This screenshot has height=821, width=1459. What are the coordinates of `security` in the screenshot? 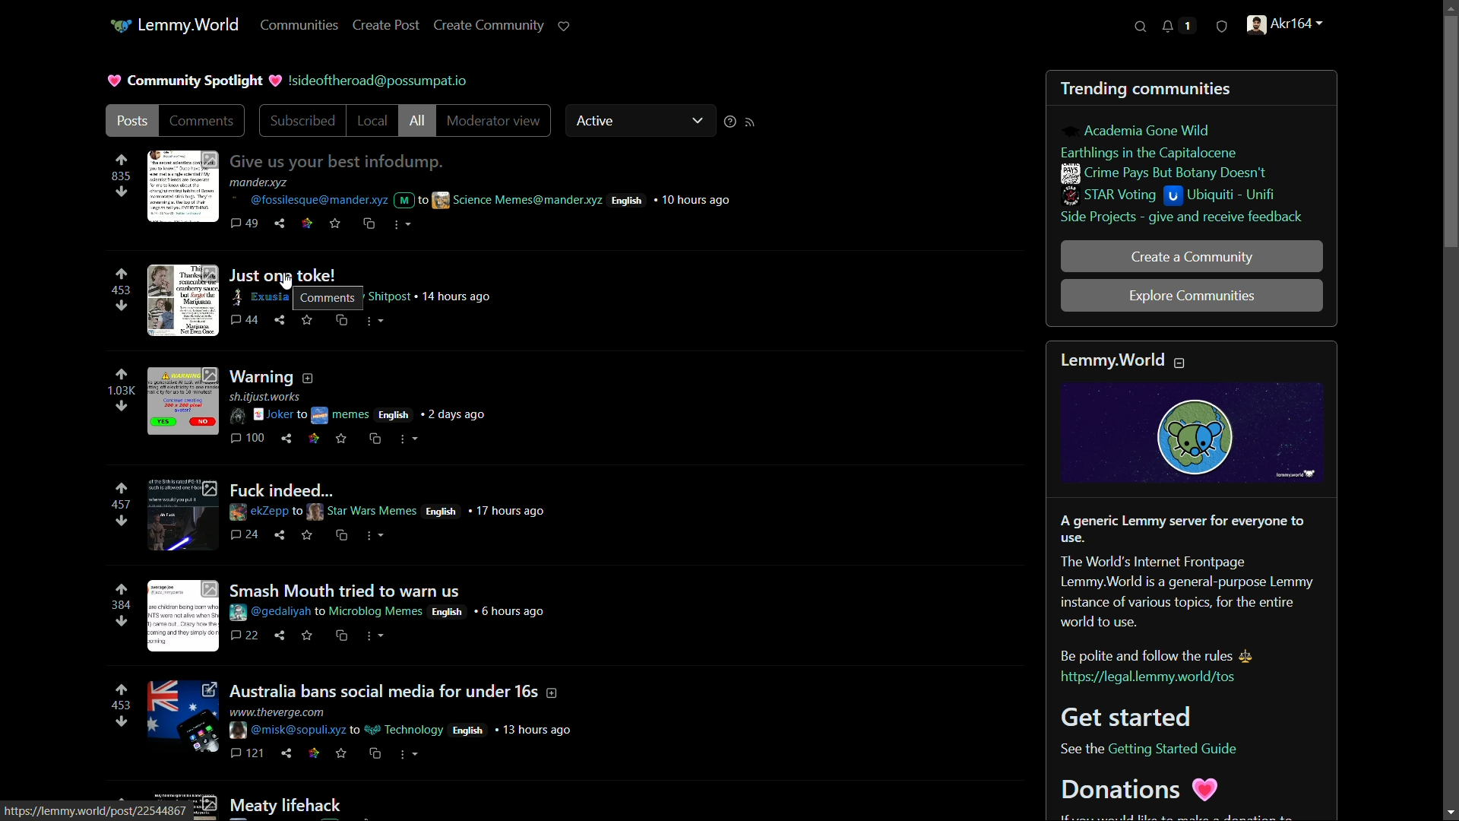 It's located at (1220, 27).